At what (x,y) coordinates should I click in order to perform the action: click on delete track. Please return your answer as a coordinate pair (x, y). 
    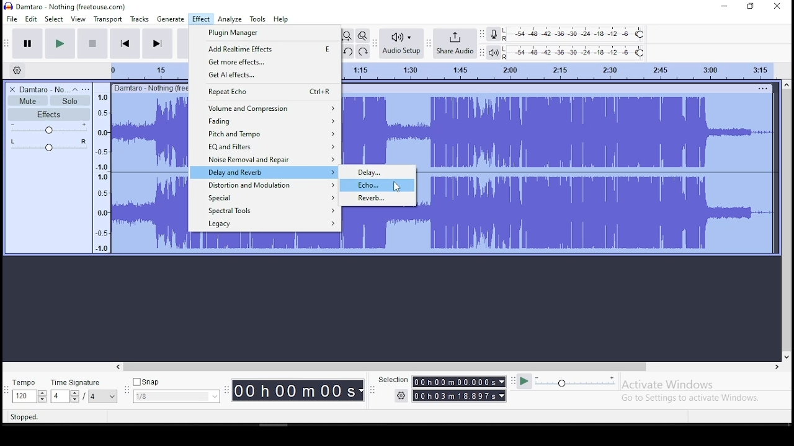
    Looking at the image, I should click on (12, 89).